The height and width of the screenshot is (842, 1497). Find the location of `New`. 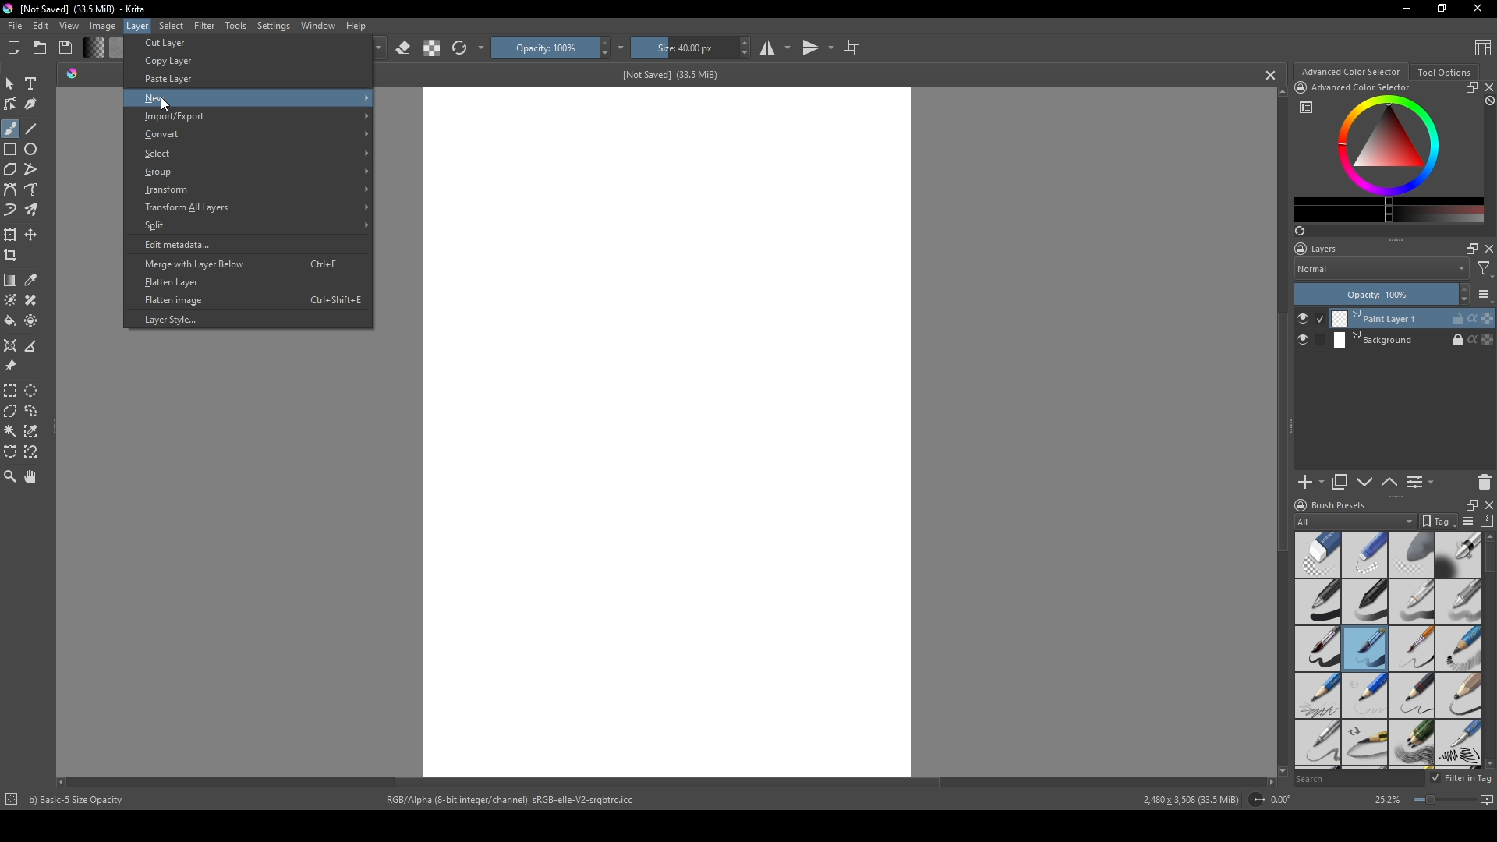

New is located at coordinates (253, 99).